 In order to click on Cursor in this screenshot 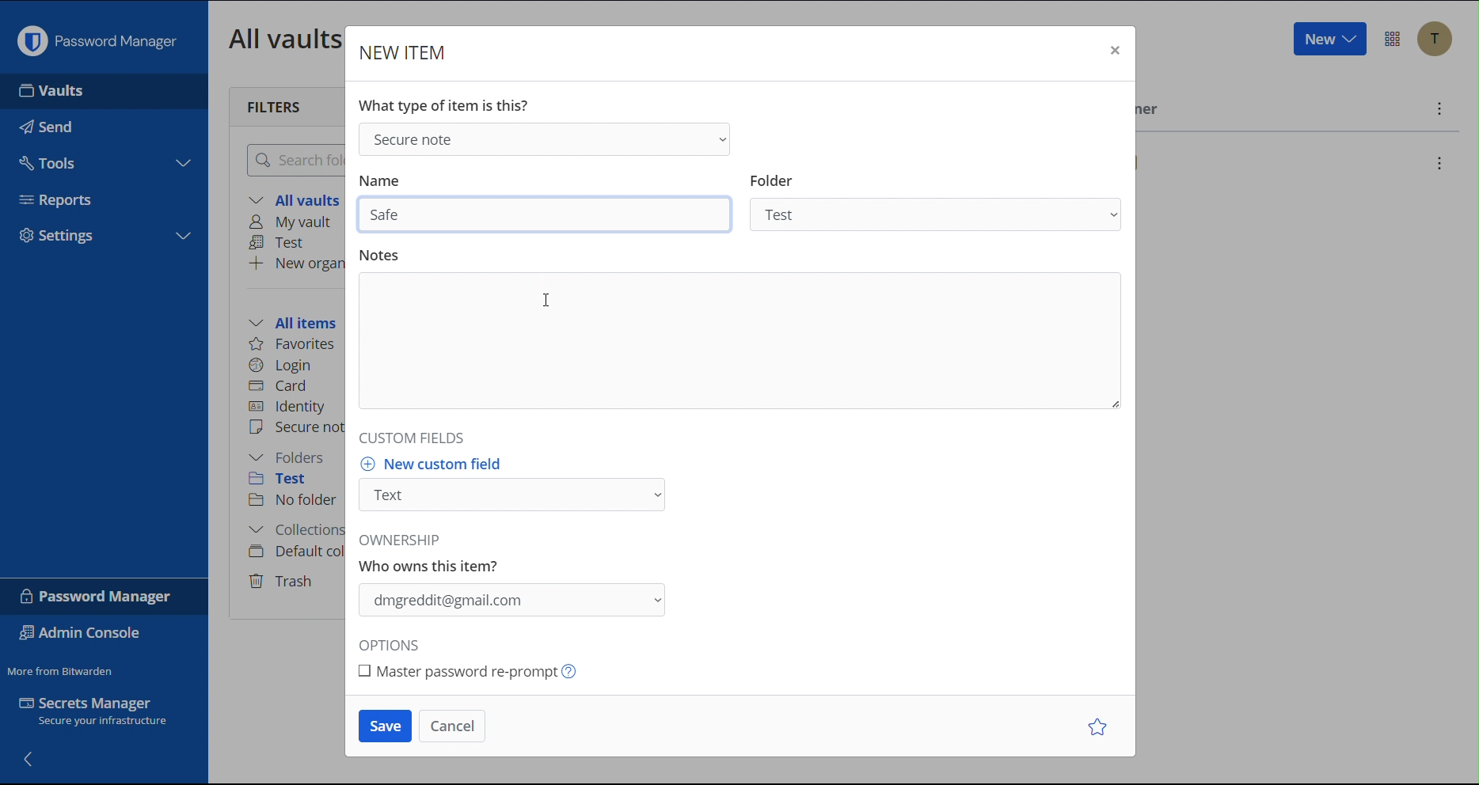, I will do `click(548, 299)`.